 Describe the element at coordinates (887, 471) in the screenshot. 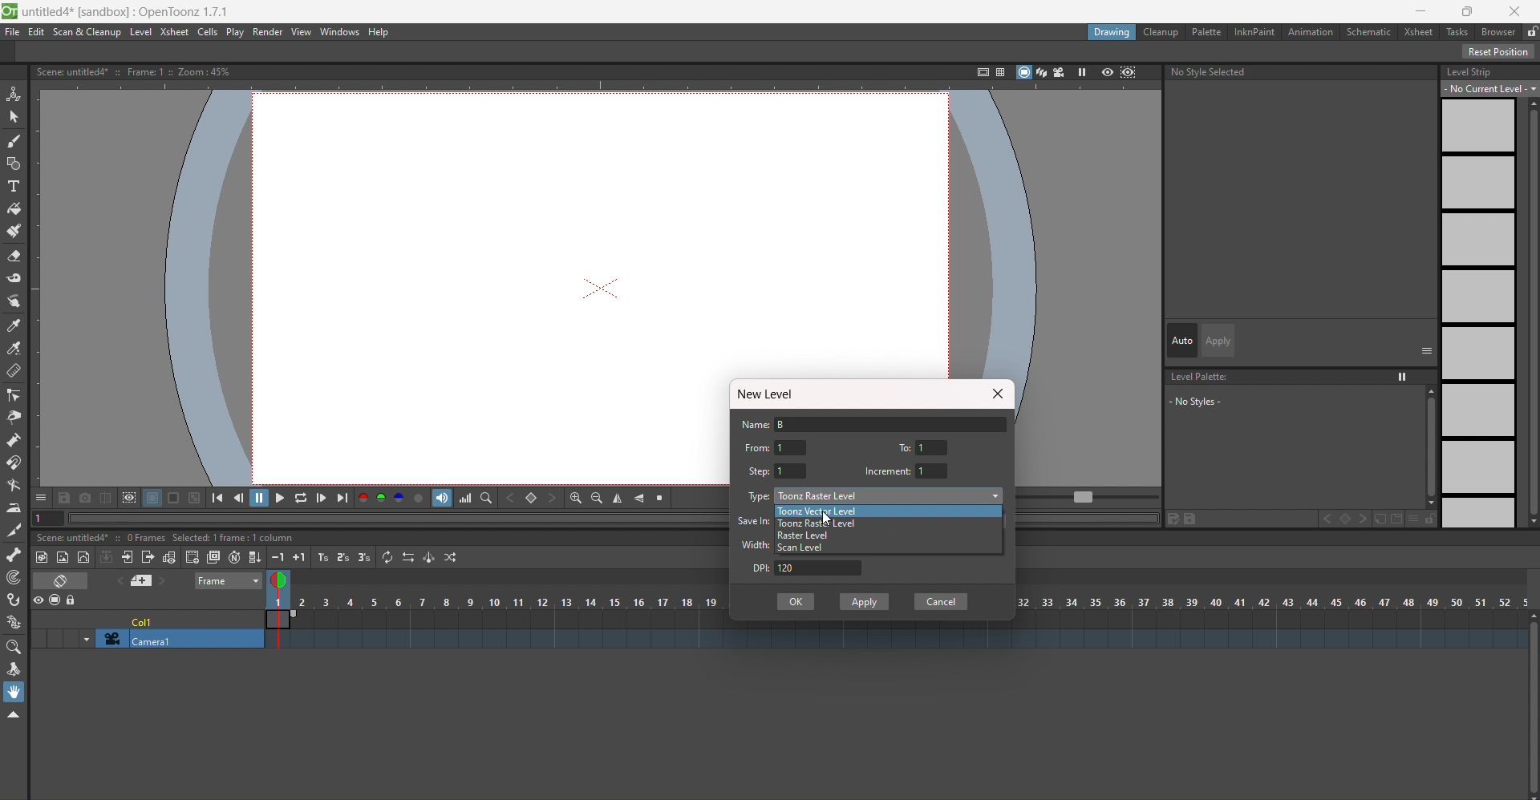

I see `increment` at that location.